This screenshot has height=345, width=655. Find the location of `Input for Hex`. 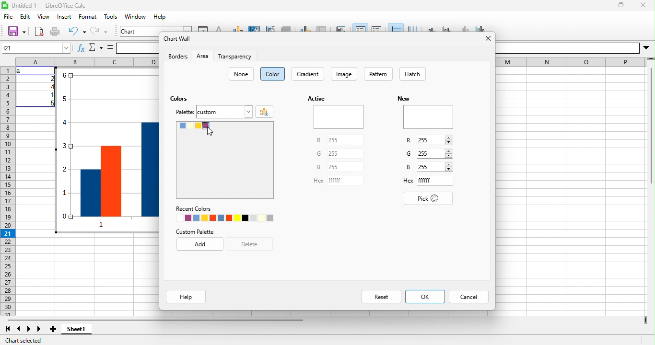

Input for Hex is located at coordinates (345, 180).